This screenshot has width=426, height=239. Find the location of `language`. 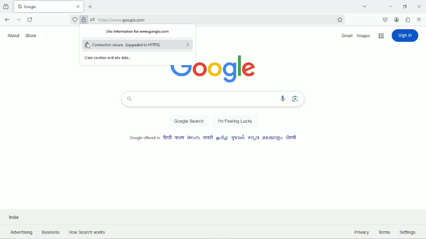

language is located at coordinates (272, 139).